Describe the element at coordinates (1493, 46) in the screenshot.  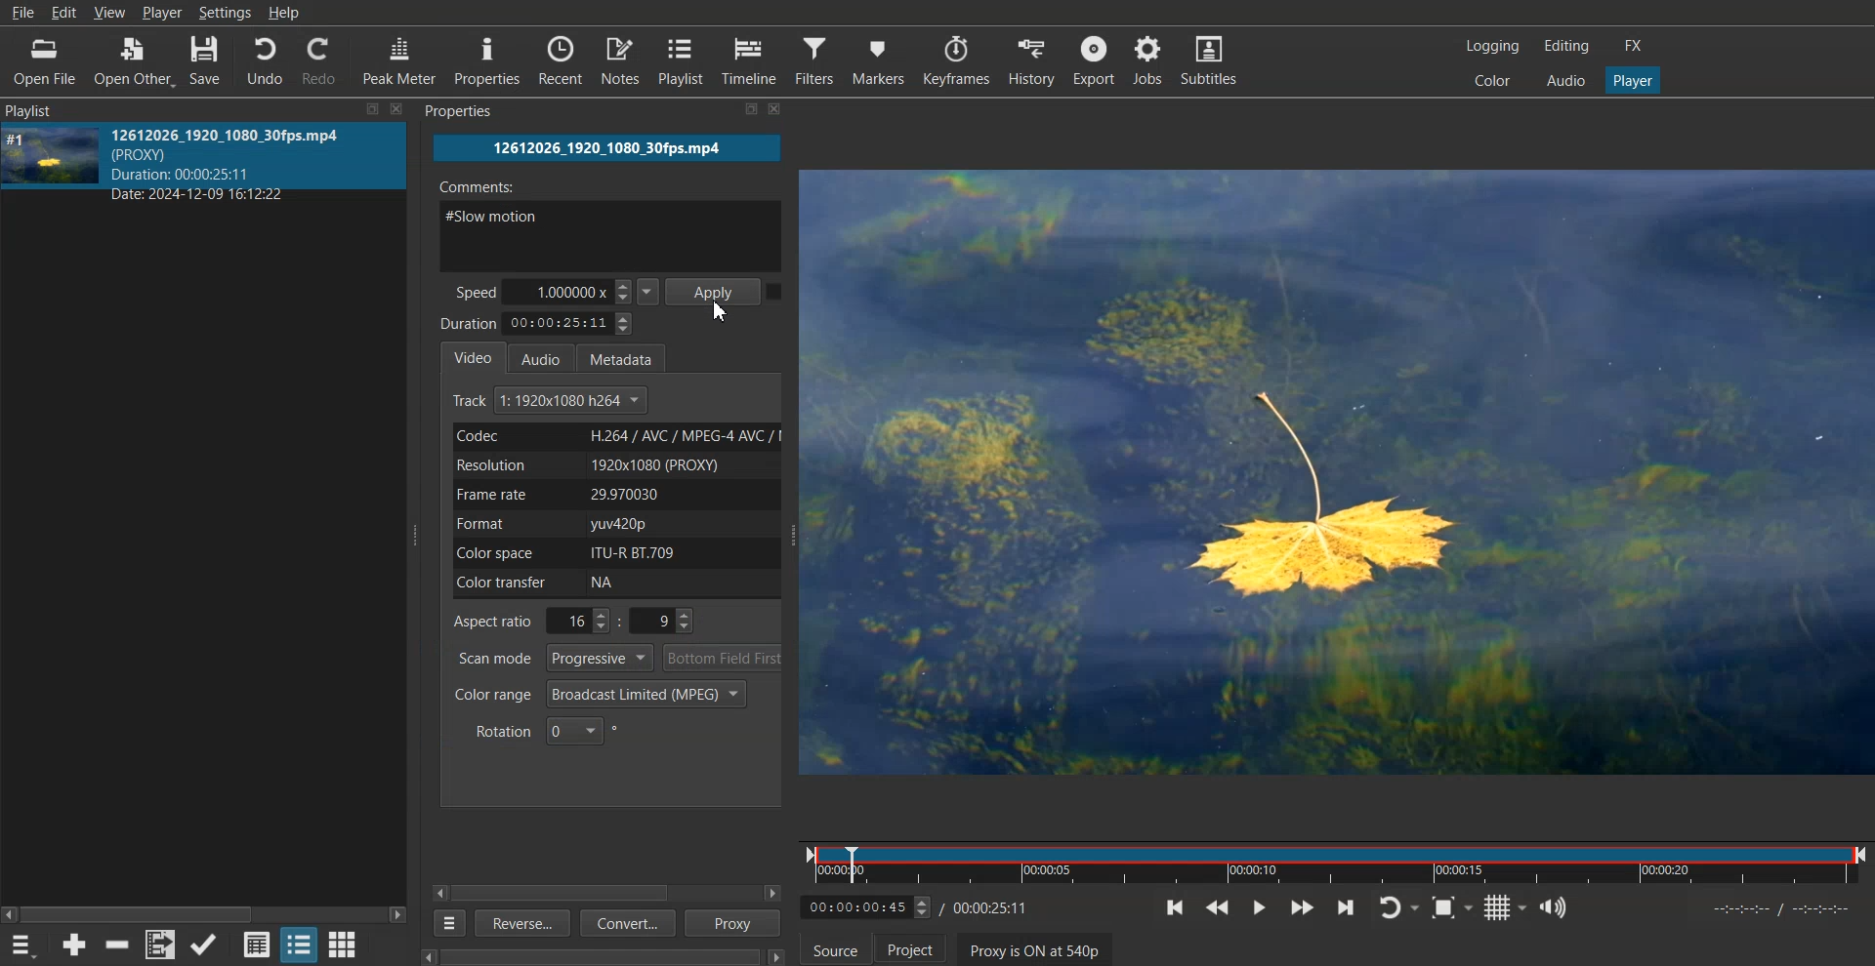
I see `Logging` at that location.